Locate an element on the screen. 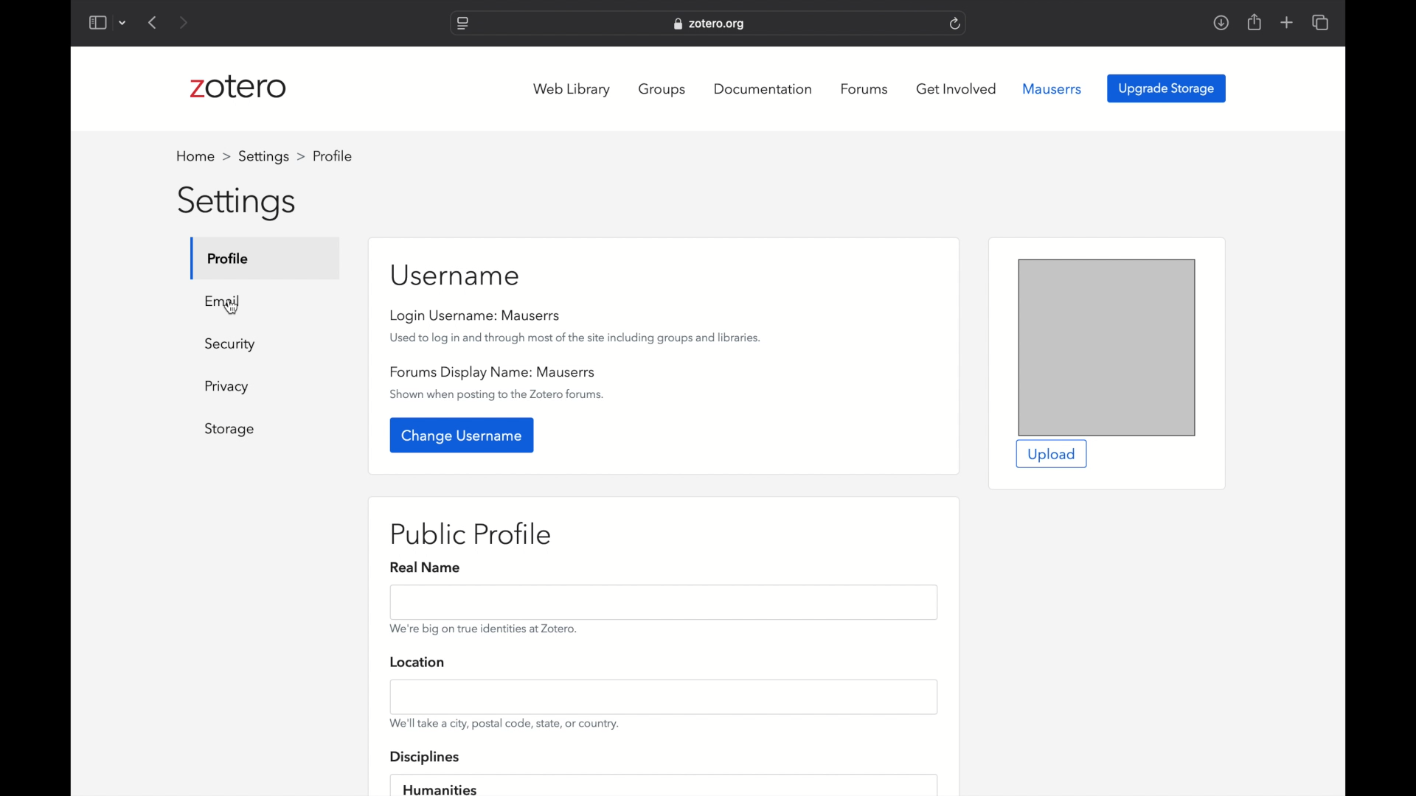 The height and width of the screenshot is (796, 1416). settings is located at coordinates (238, 204).